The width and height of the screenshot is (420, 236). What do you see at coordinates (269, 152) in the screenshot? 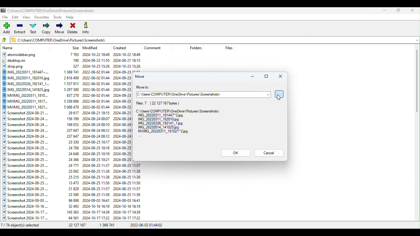
I see `Cancel` at bounding box center [269, 152].